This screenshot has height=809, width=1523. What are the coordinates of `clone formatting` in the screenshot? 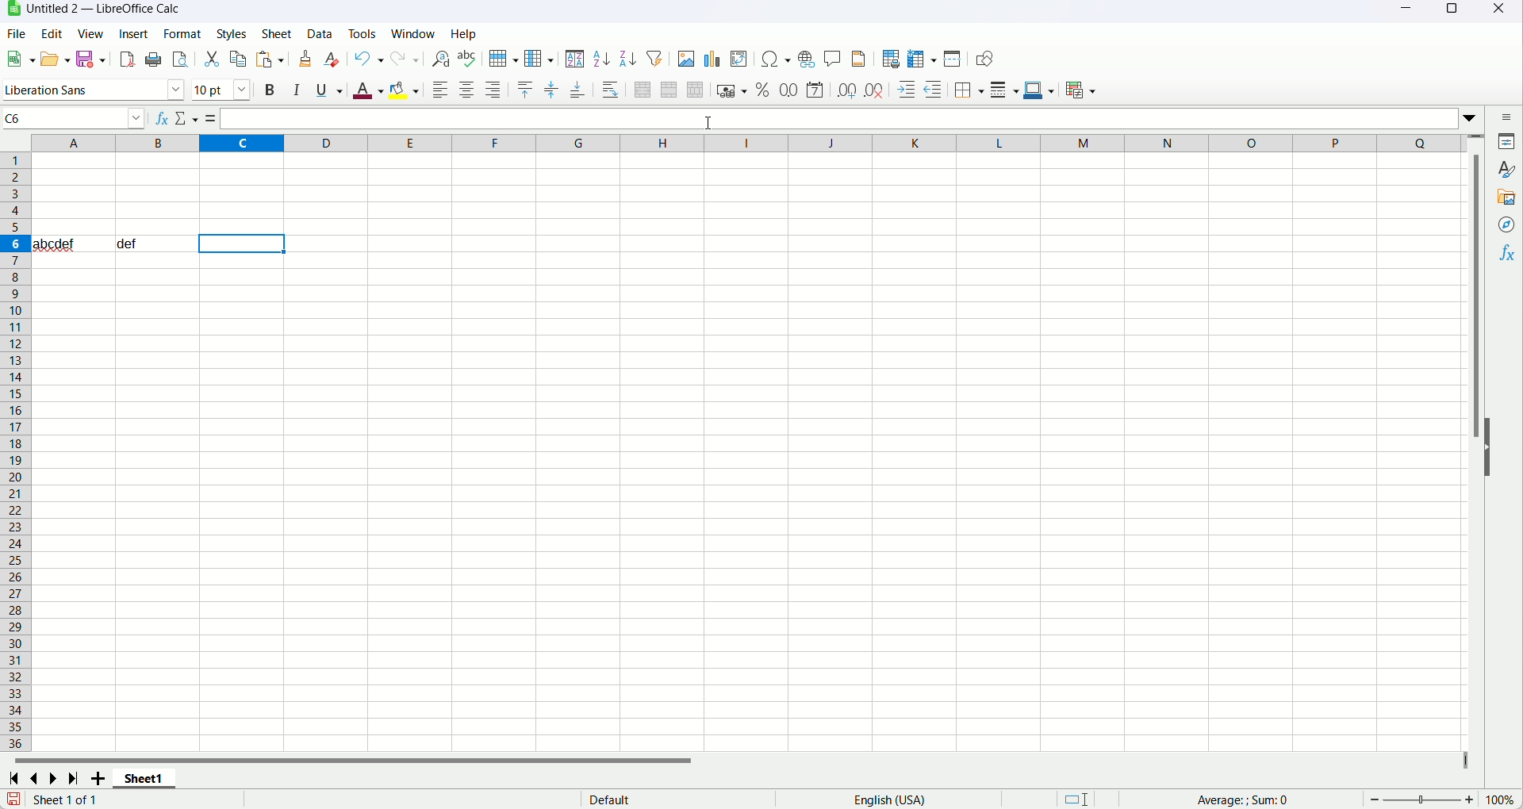 It's located at (305, 59).